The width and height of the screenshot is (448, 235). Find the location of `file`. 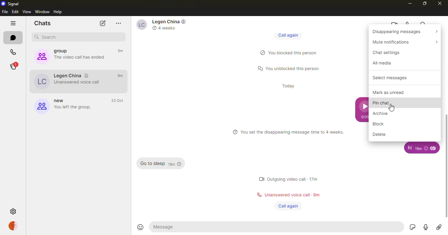

file is located at coordinates (5, 11).